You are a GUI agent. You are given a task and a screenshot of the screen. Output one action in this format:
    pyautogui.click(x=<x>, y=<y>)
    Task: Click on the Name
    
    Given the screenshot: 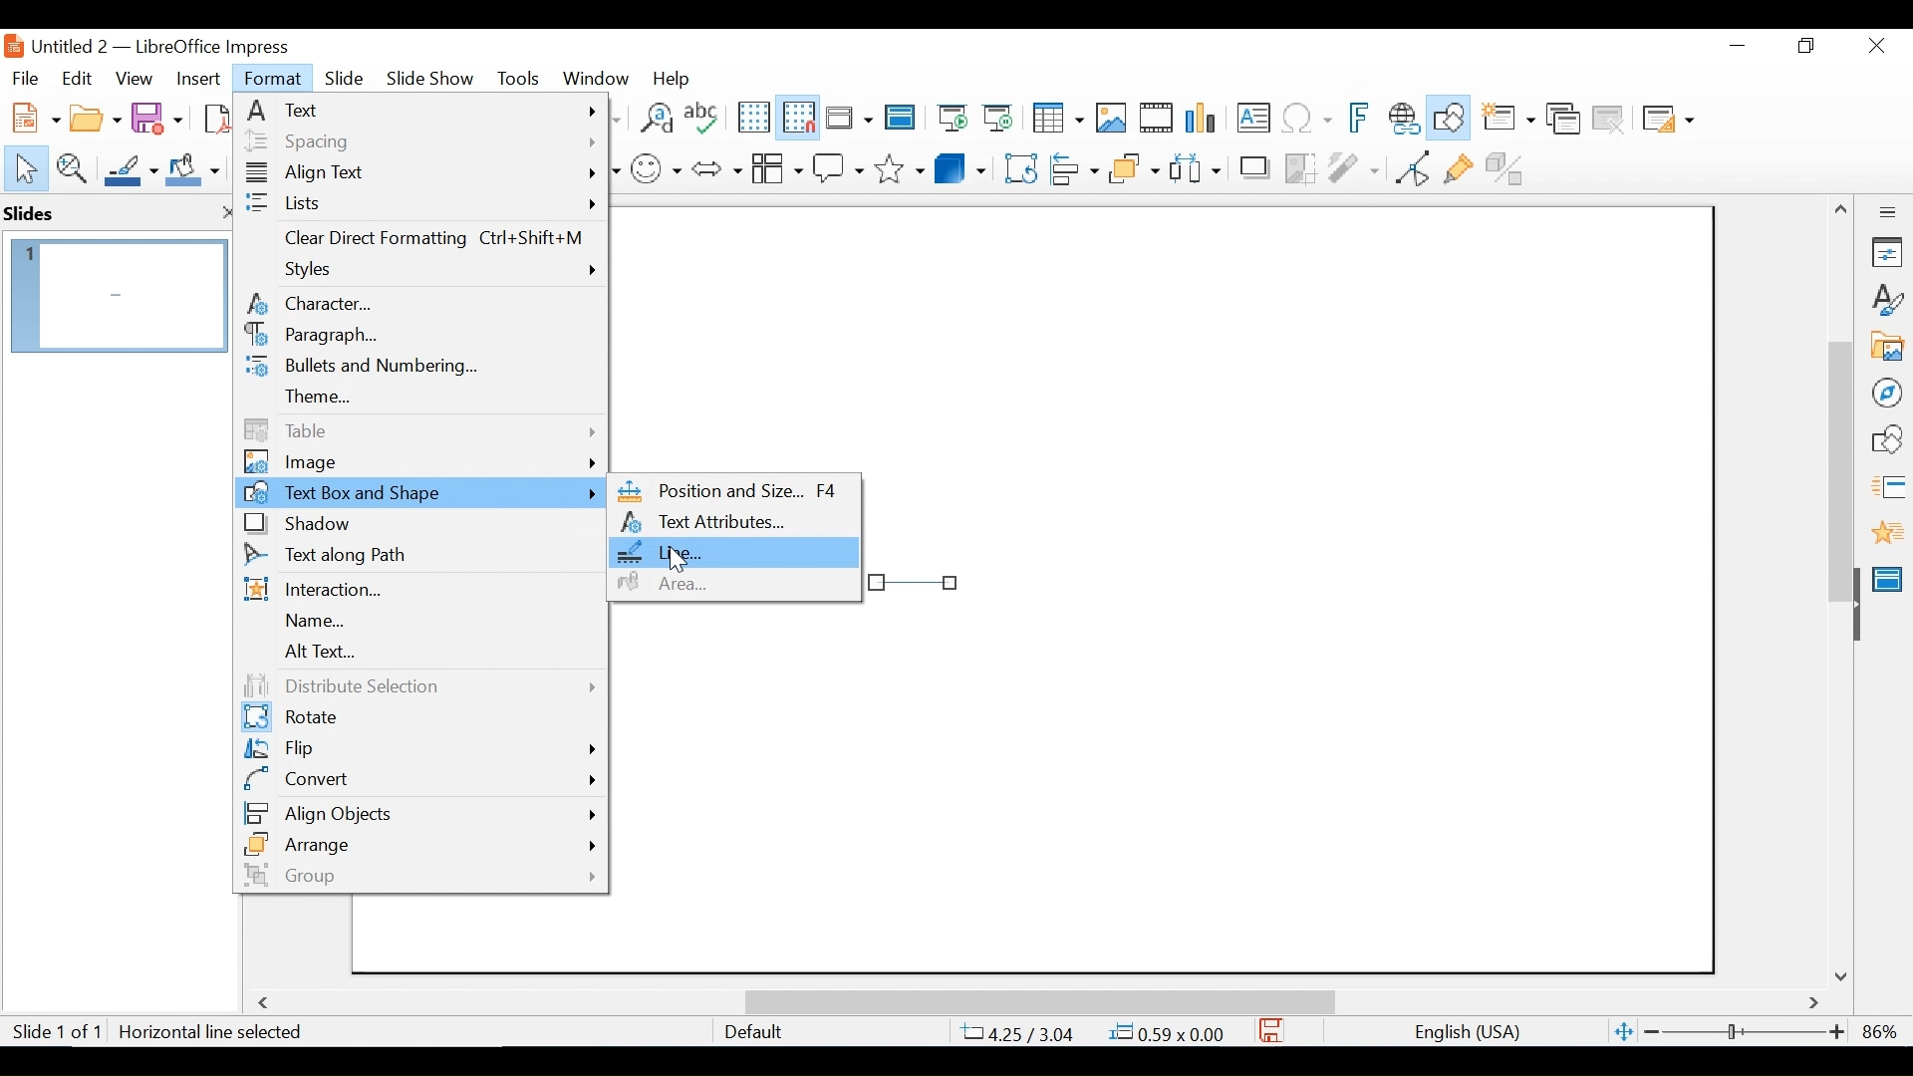 What is the action you would take?
    pyautogui.click(x=417, y=622)
    